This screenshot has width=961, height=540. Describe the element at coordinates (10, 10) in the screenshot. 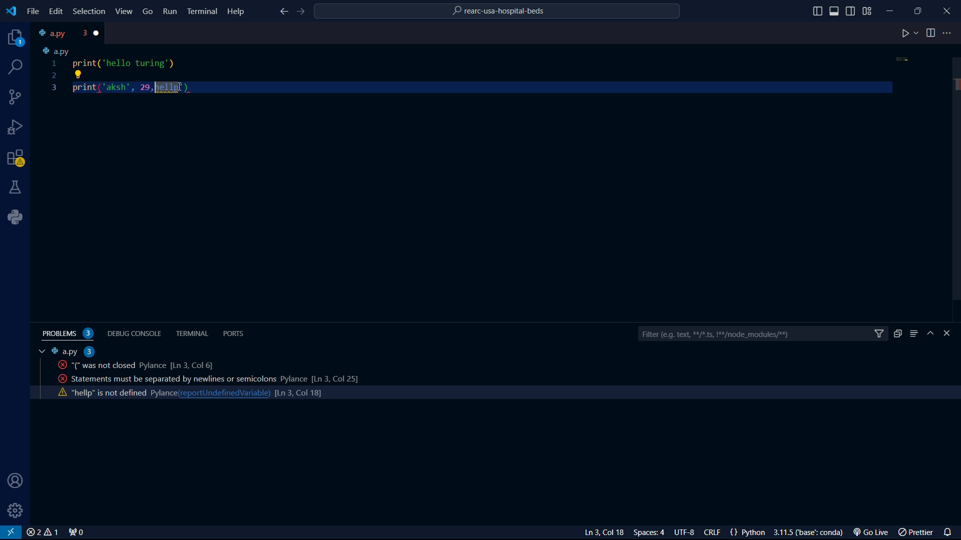

I see `VS Code logo` at that location.